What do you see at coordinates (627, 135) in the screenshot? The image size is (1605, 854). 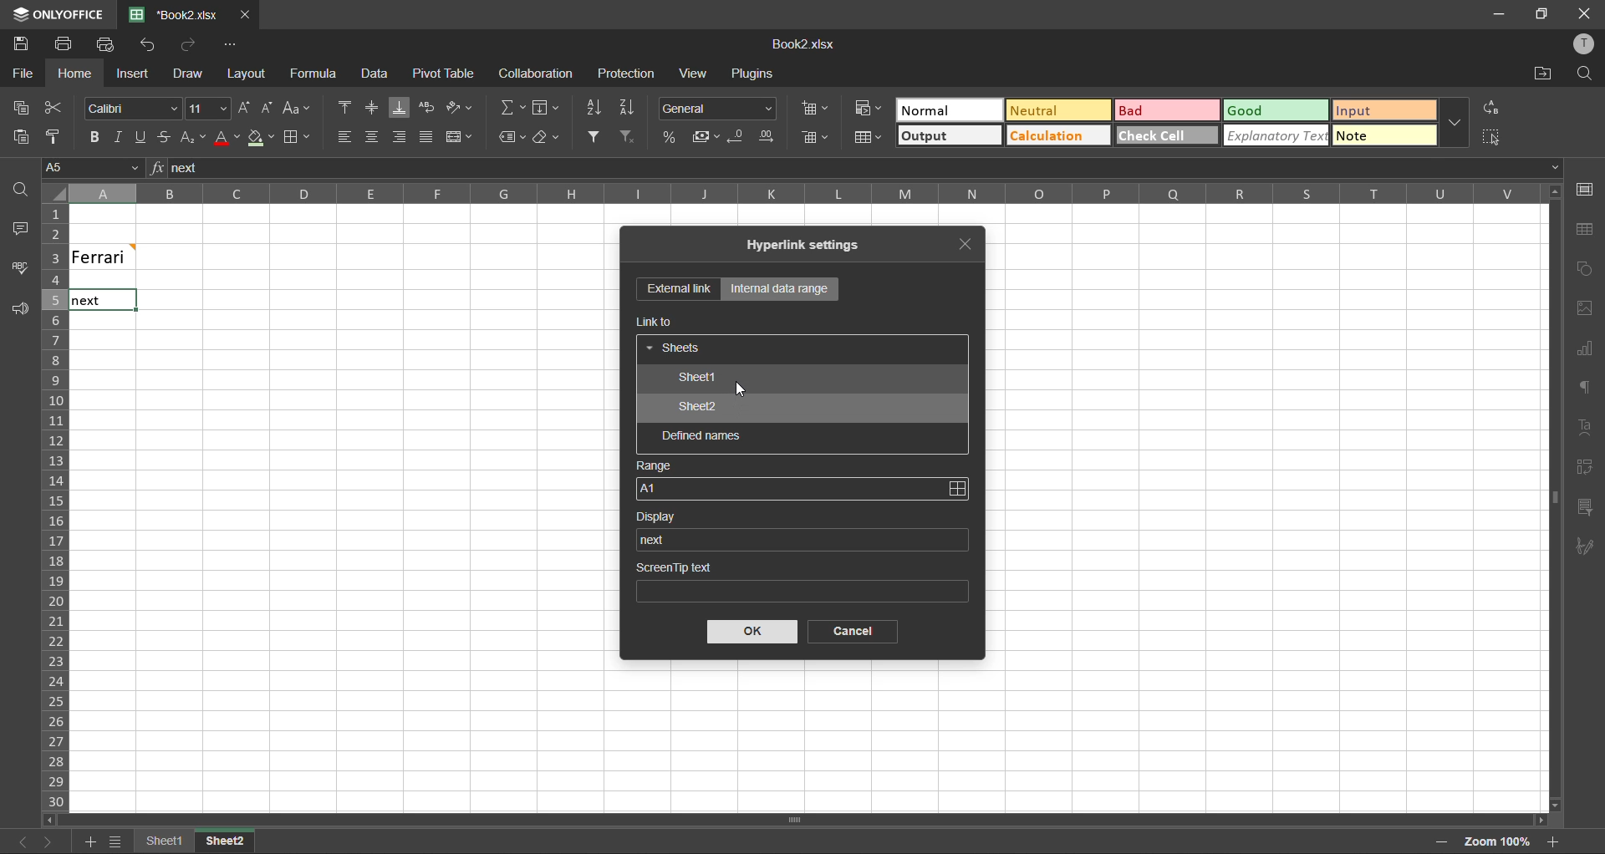 I see `clear filter` at bounding box center [627, 135].